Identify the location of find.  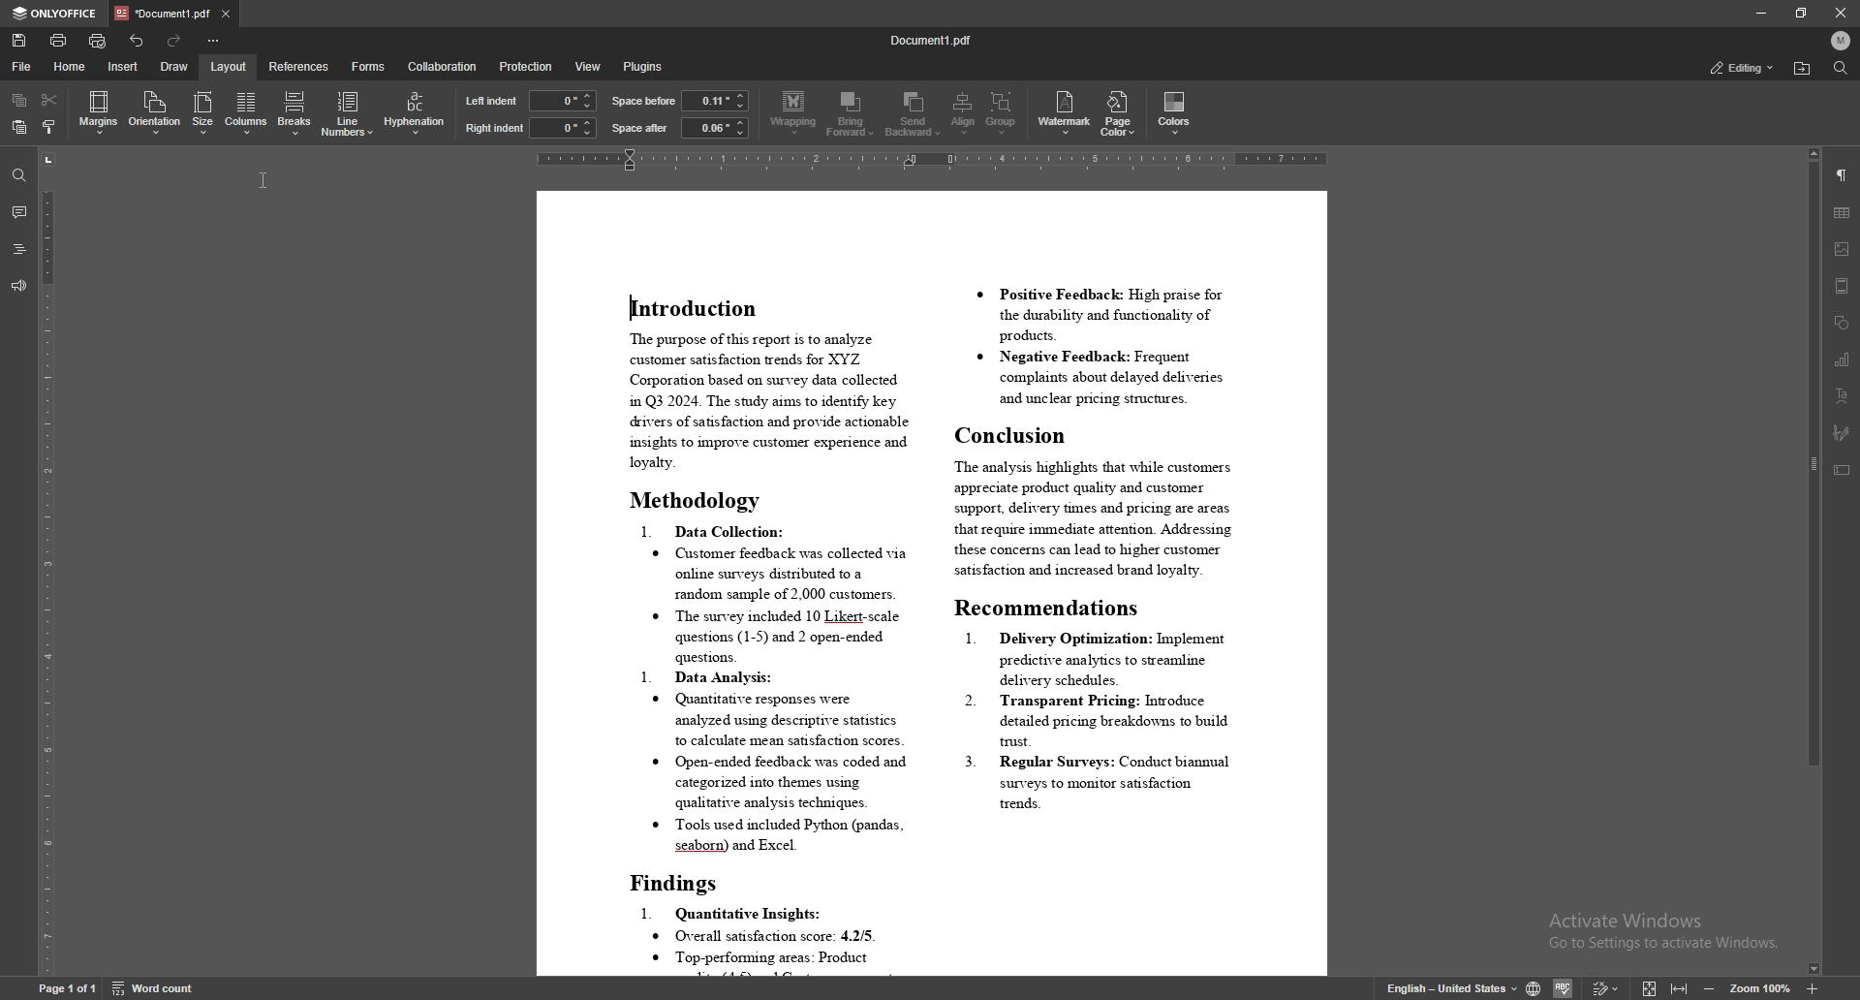
(19, 175).